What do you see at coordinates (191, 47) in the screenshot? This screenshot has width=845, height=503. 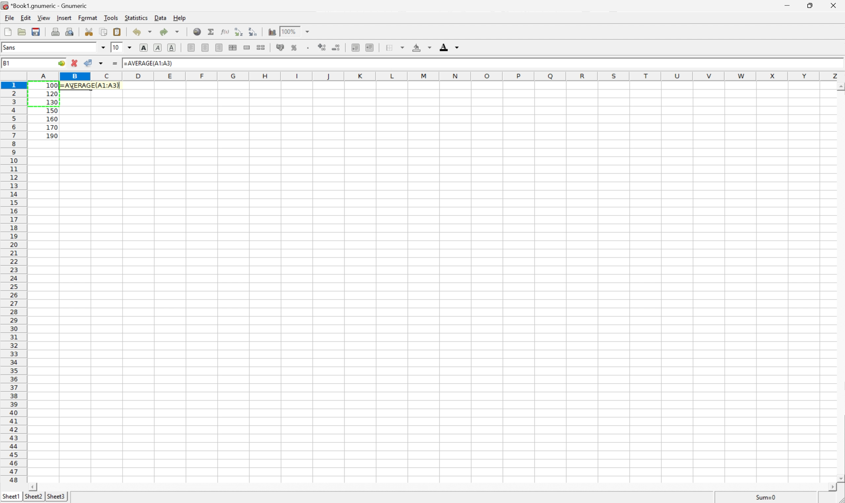 I see `Align Left` at bounding box center [191, 47].